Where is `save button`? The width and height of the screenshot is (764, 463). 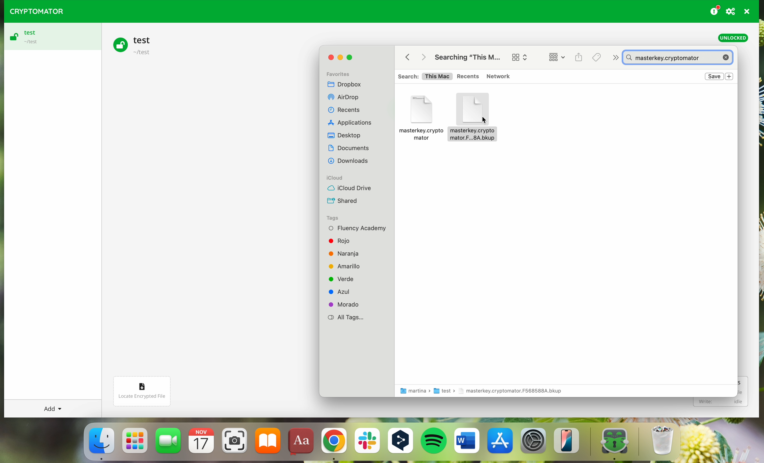 save button is located at coordinates (714, 77).